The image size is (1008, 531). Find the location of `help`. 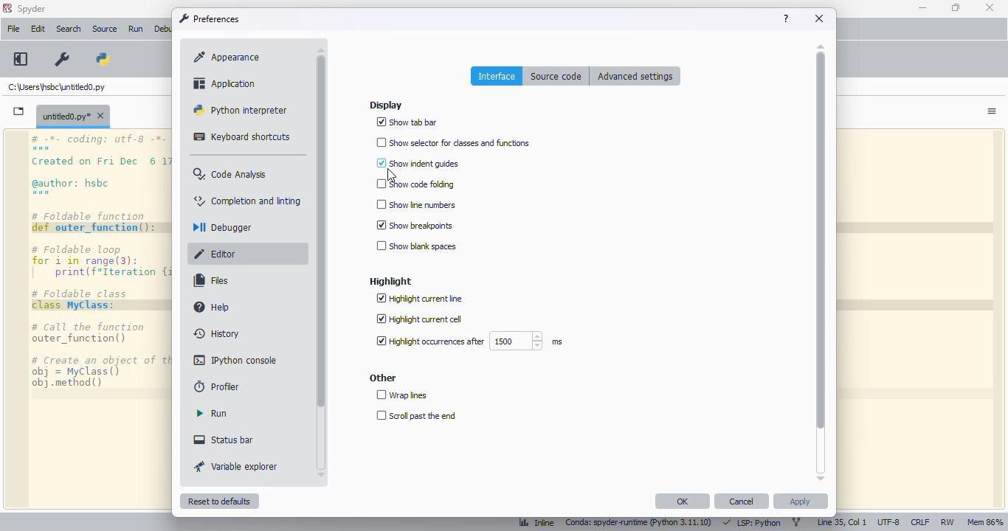

help is located at coordinates (786, 18).